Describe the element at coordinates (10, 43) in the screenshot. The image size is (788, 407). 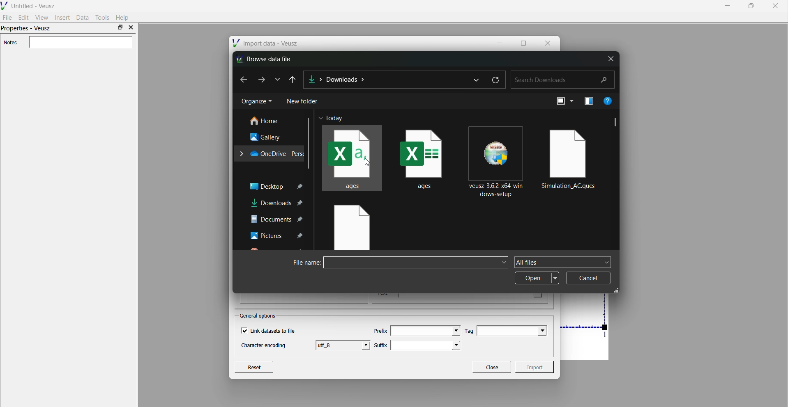
I see `Notes` at that location.